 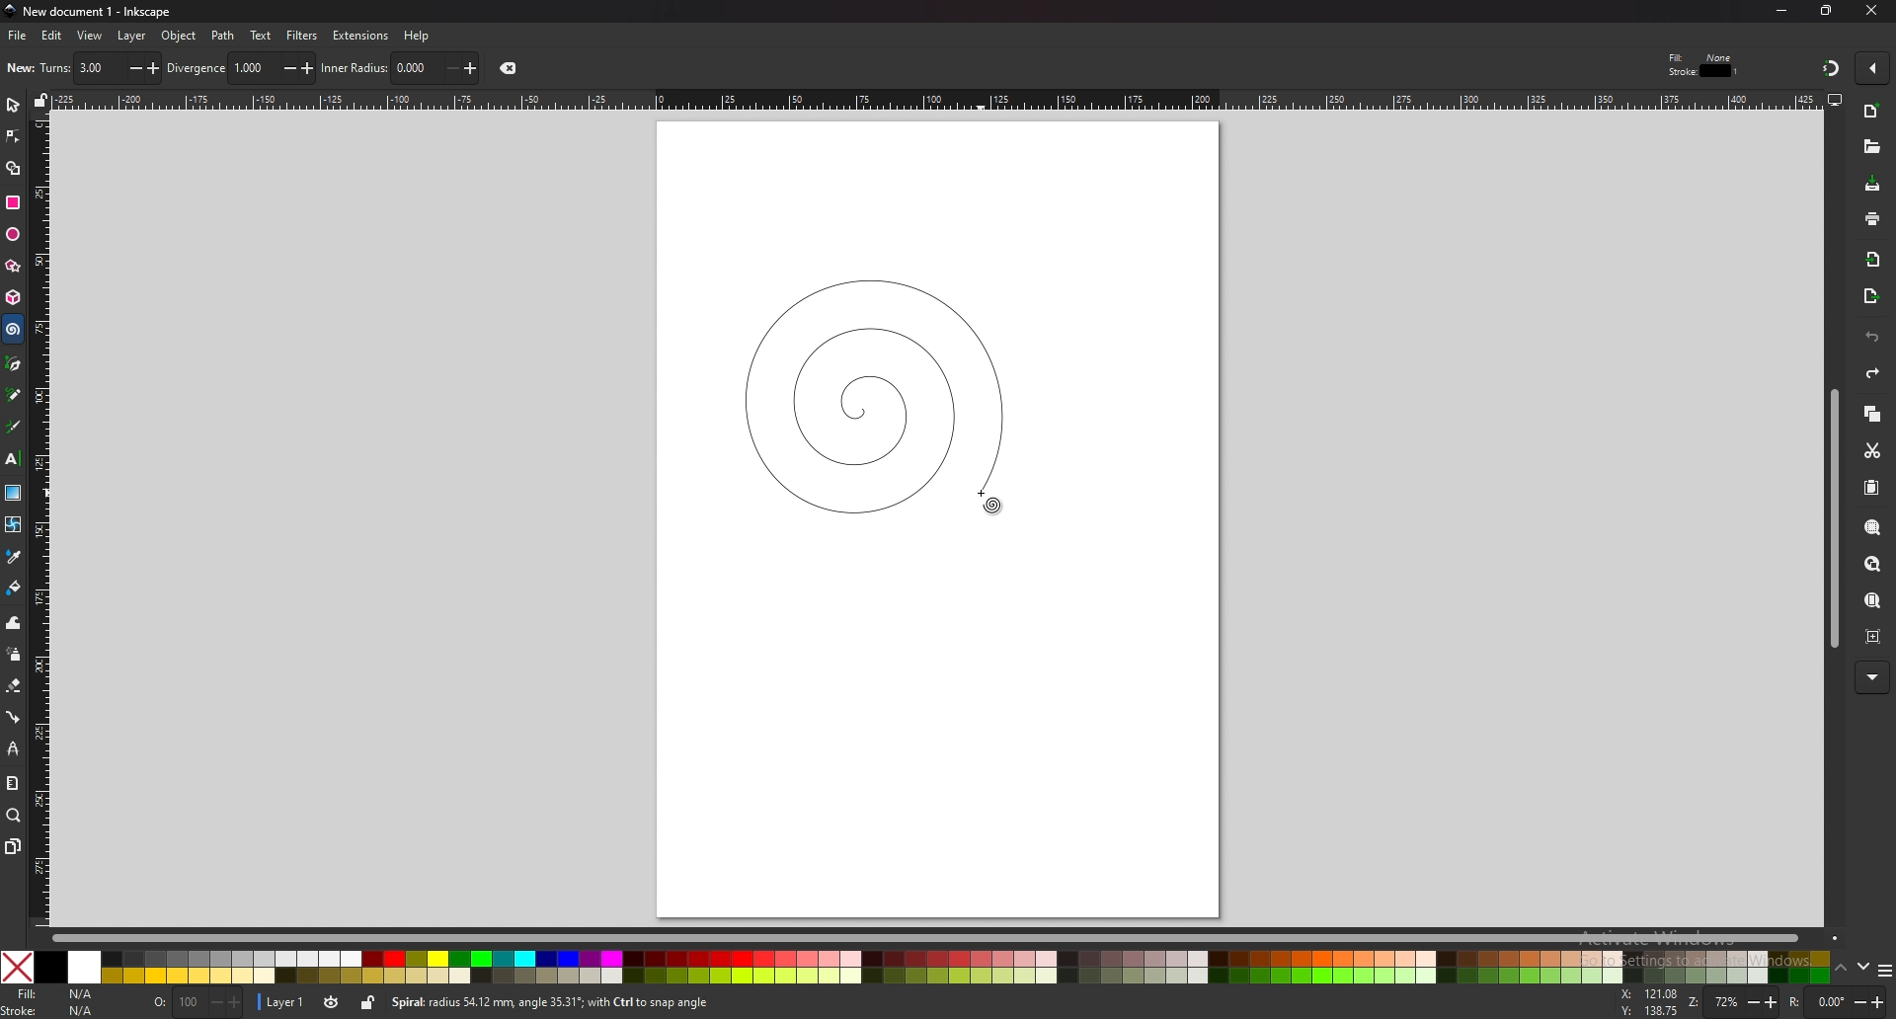 What do you see at coordinates (15, 557) in the screenshot?
I see `dropper` at bounding box center [15, 557].